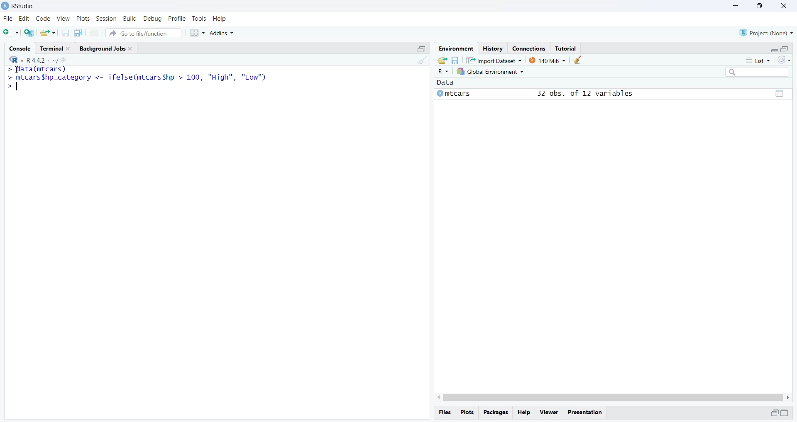  What do you see at coordinates (611, 396) in the screenshot?
I see `Scrollbar` at bounding box center [611, 396].